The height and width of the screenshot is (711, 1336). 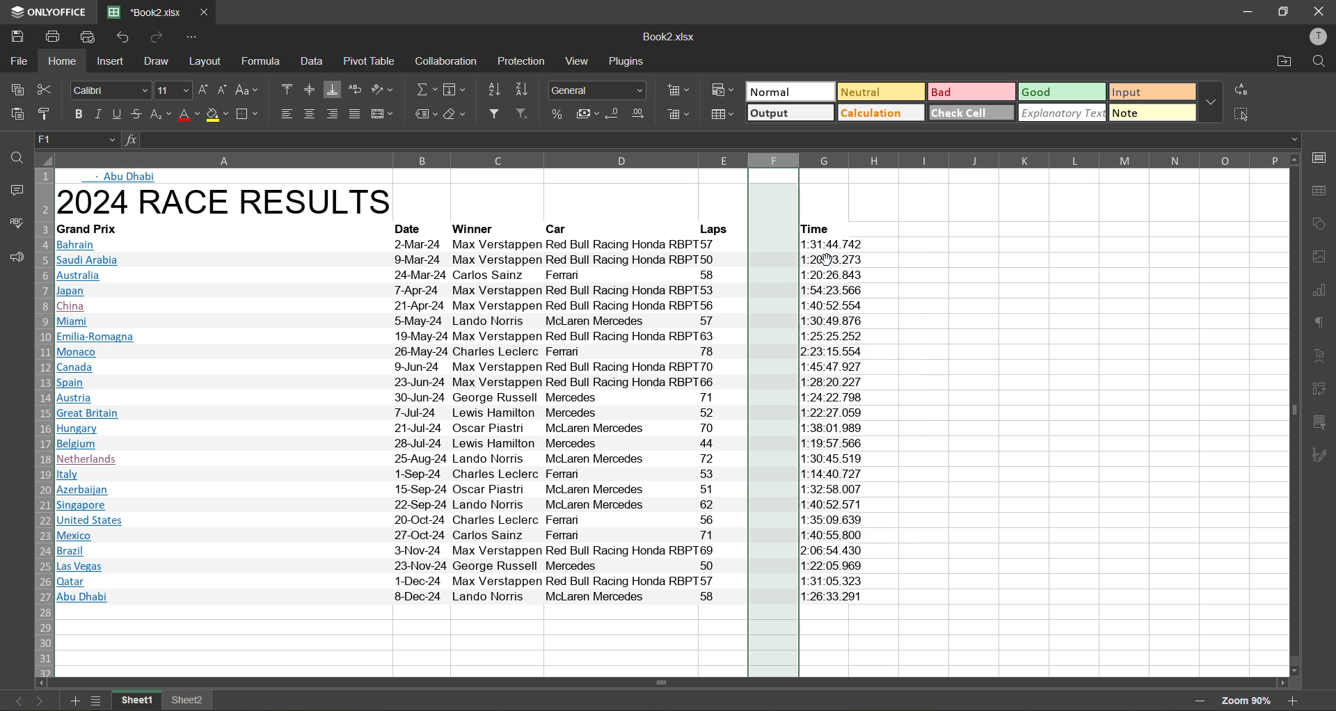 What do you see at coordinates (826, 229) in the screenshot?
I see `Time` at bounding box center [826, 229].